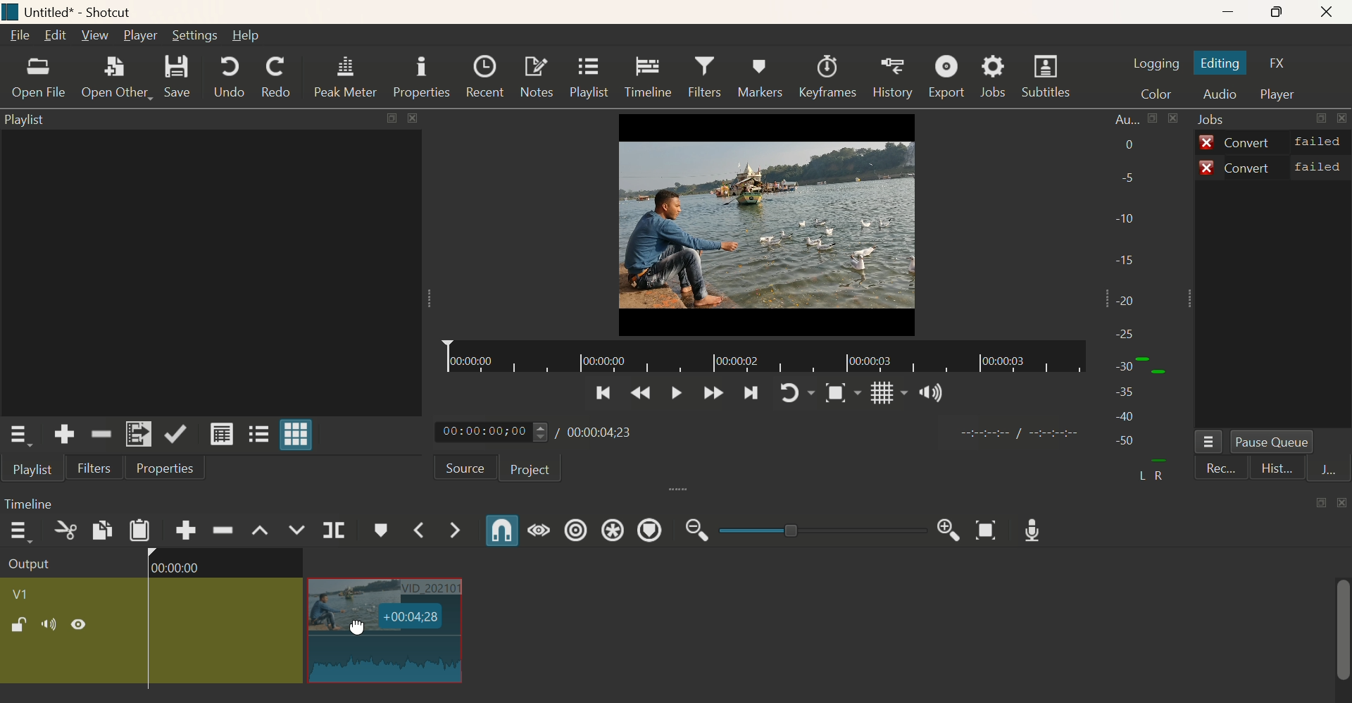 The height and width of the screenshot is (703, 1352). I want to click on , so click(456, 532).